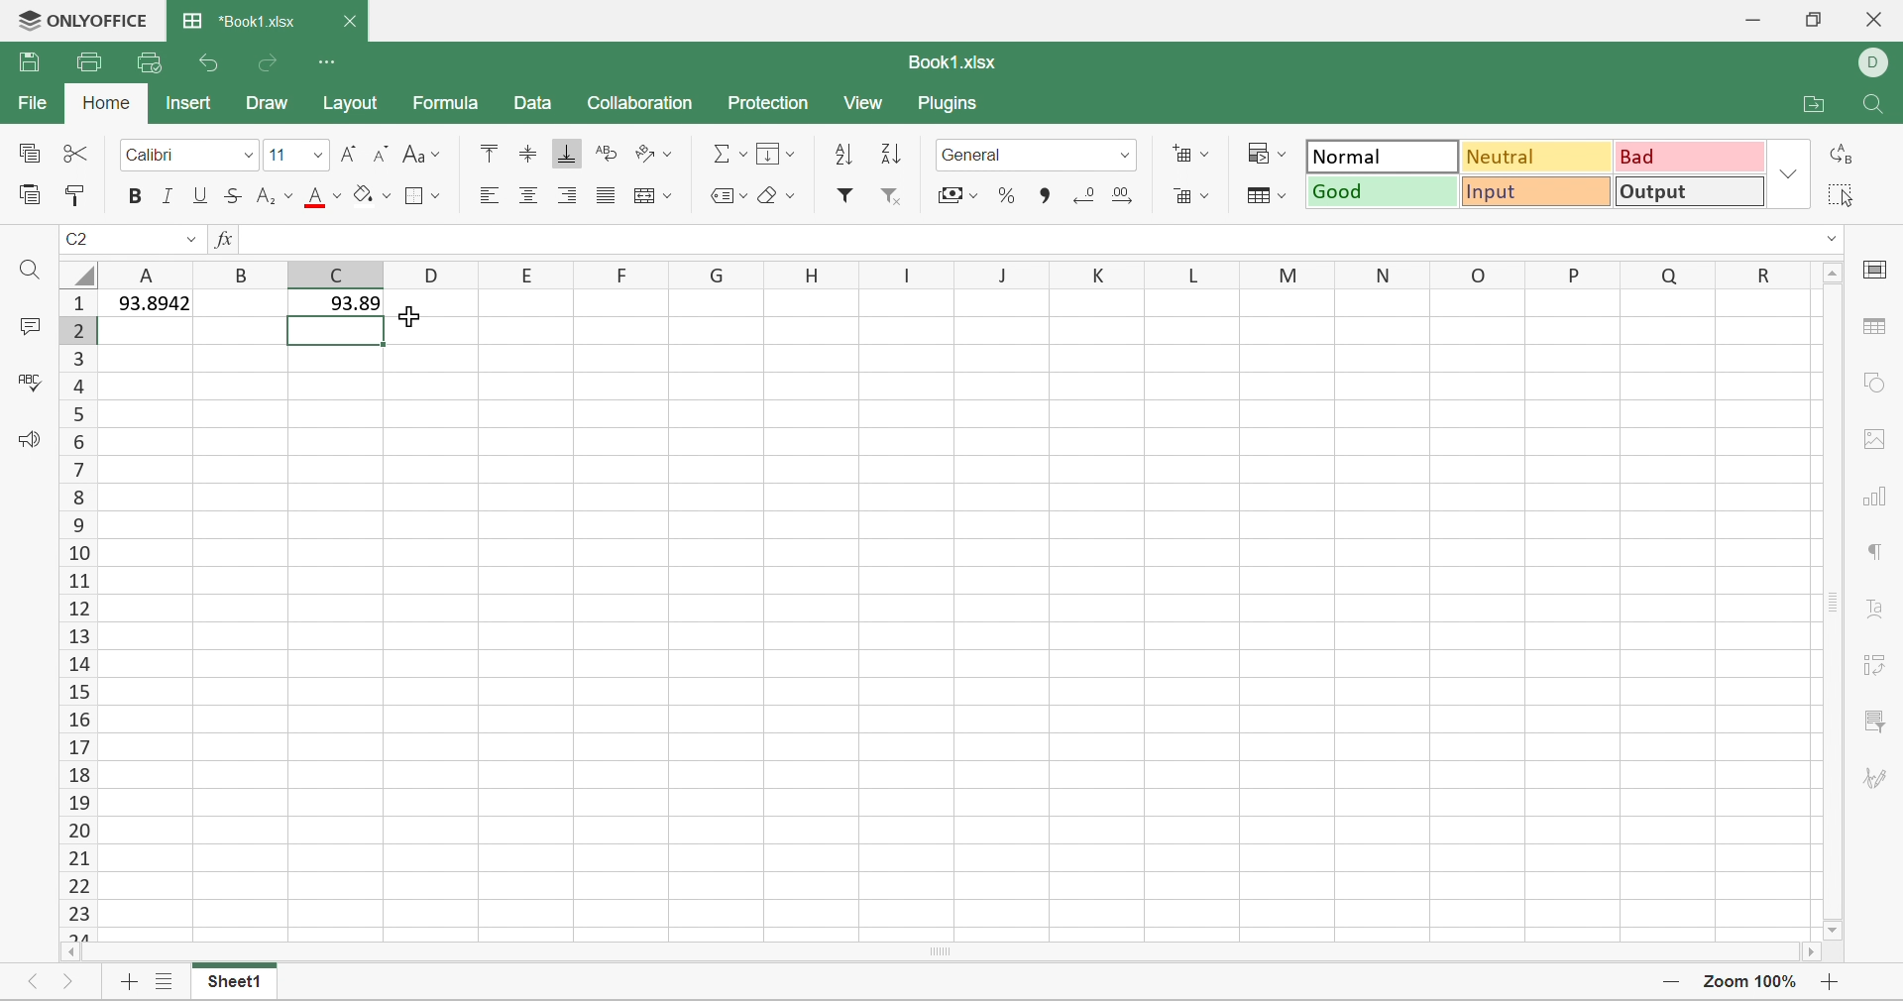  What do you see at coordinates (247, 154) in the screenshot?
I see `Drop Down` at bounding box center [247, 154].